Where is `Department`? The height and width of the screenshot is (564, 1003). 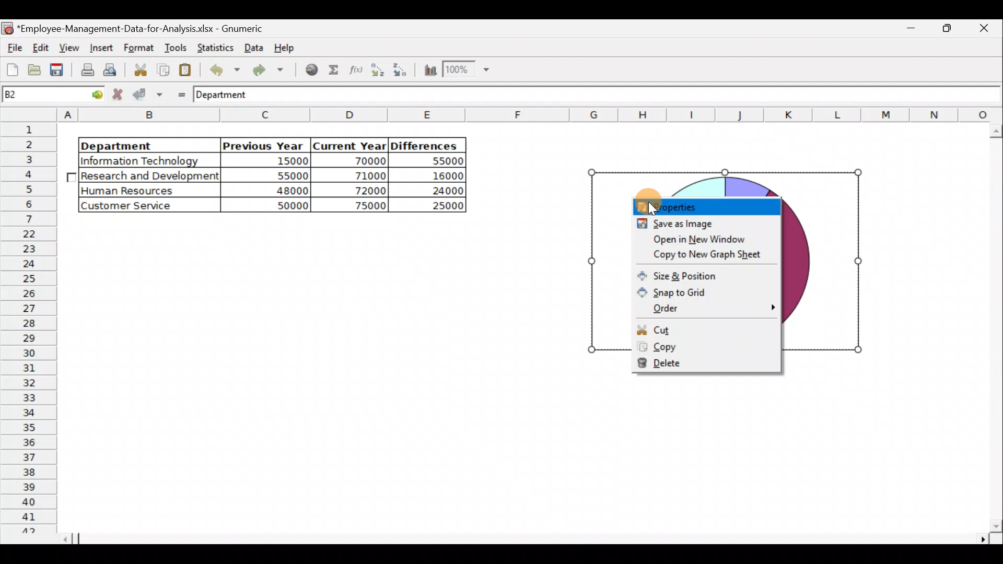
Department is located at coordinates (230, 96).